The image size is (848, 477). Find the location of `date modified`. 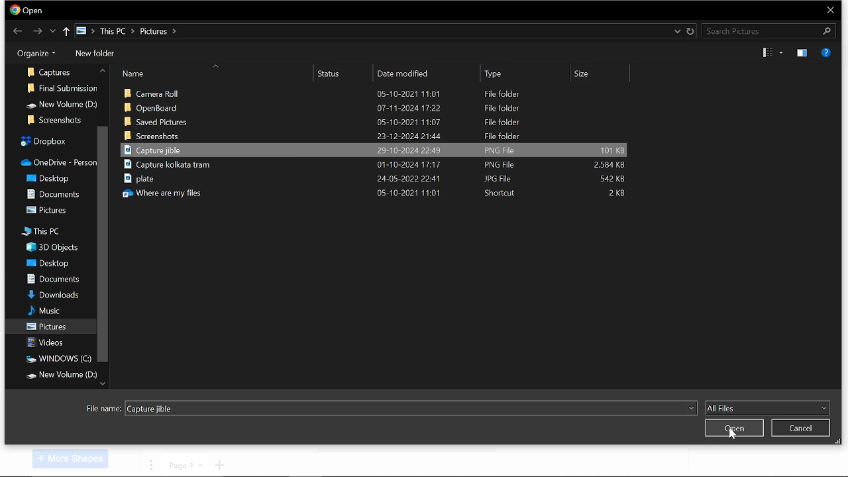

date modified is located at coordinates (429, 74).